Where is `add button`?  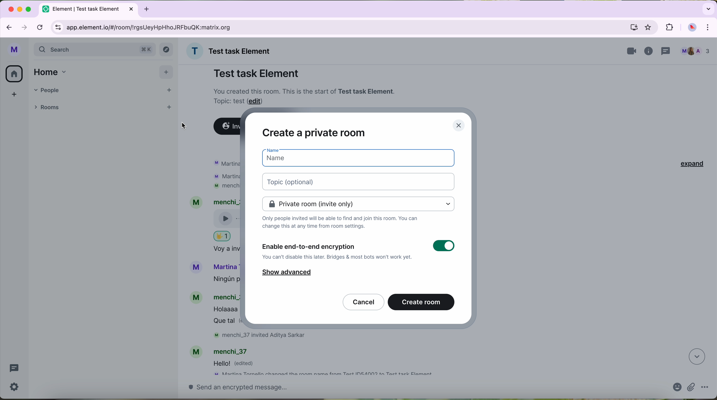 add button is located at coordinates (166, 71).